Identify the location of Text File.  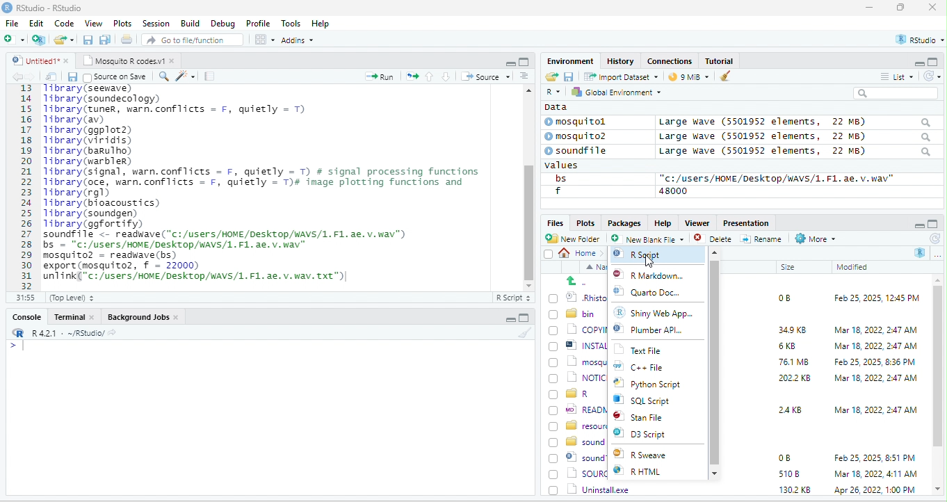
(646, 350).